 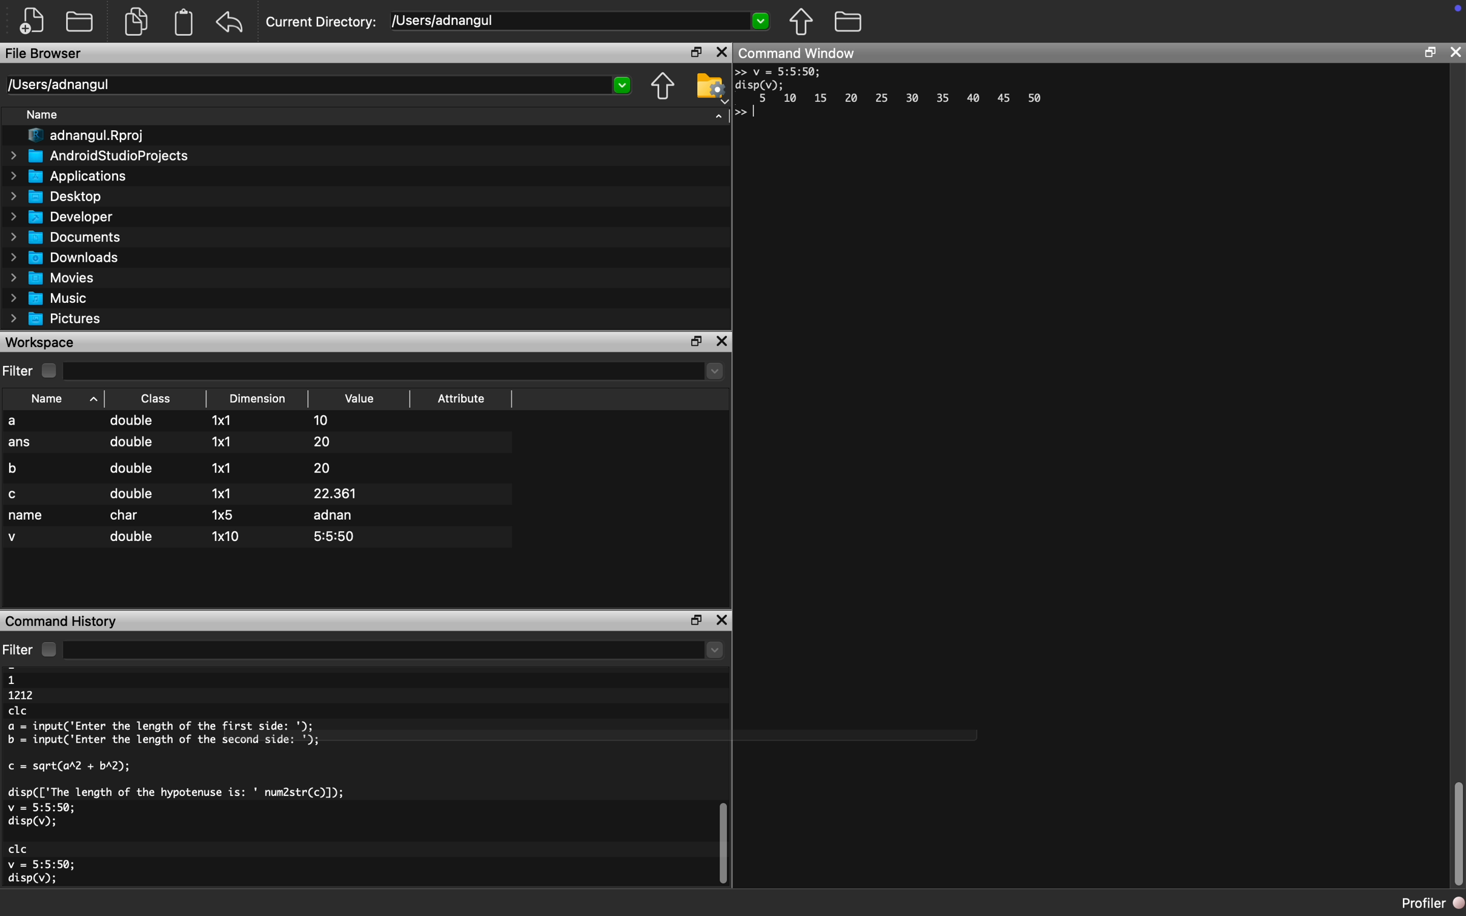 What do you see at coordinates (131, 419) in the screenshot?
I see `double` at bounding box center [131, 419].